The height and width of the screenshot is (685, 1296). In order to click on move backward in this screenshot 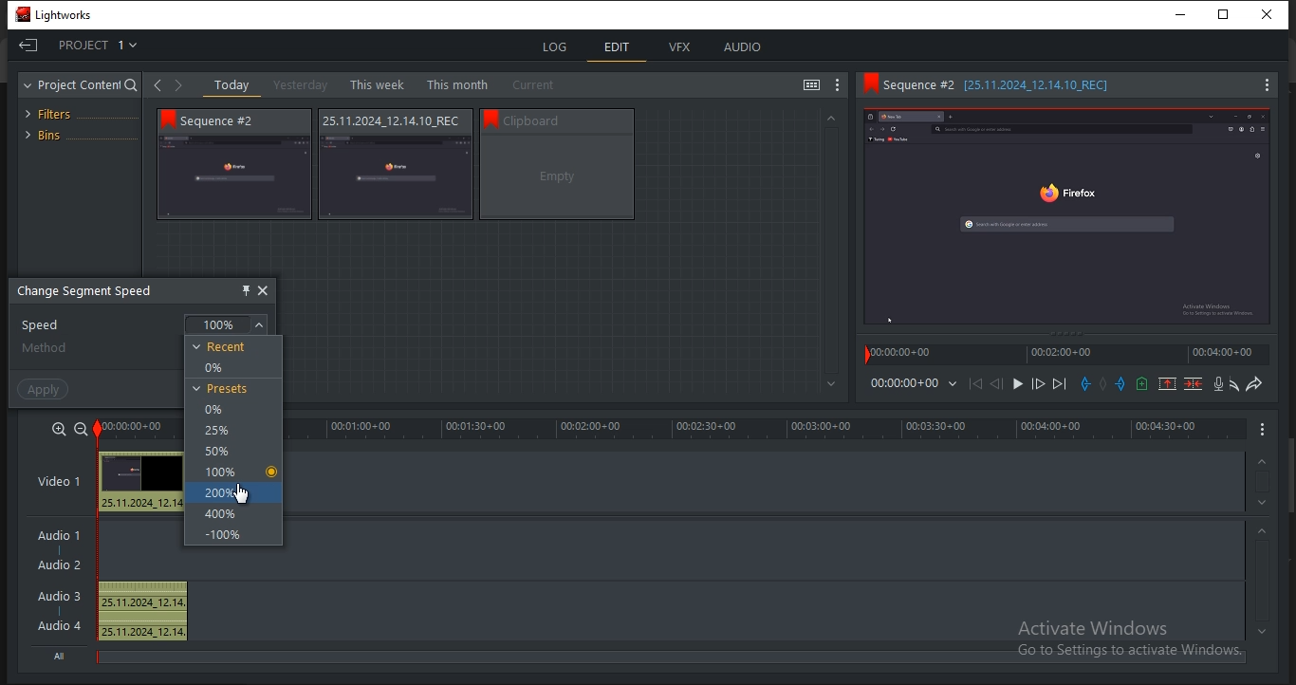, I will do `click(975, 384)`.